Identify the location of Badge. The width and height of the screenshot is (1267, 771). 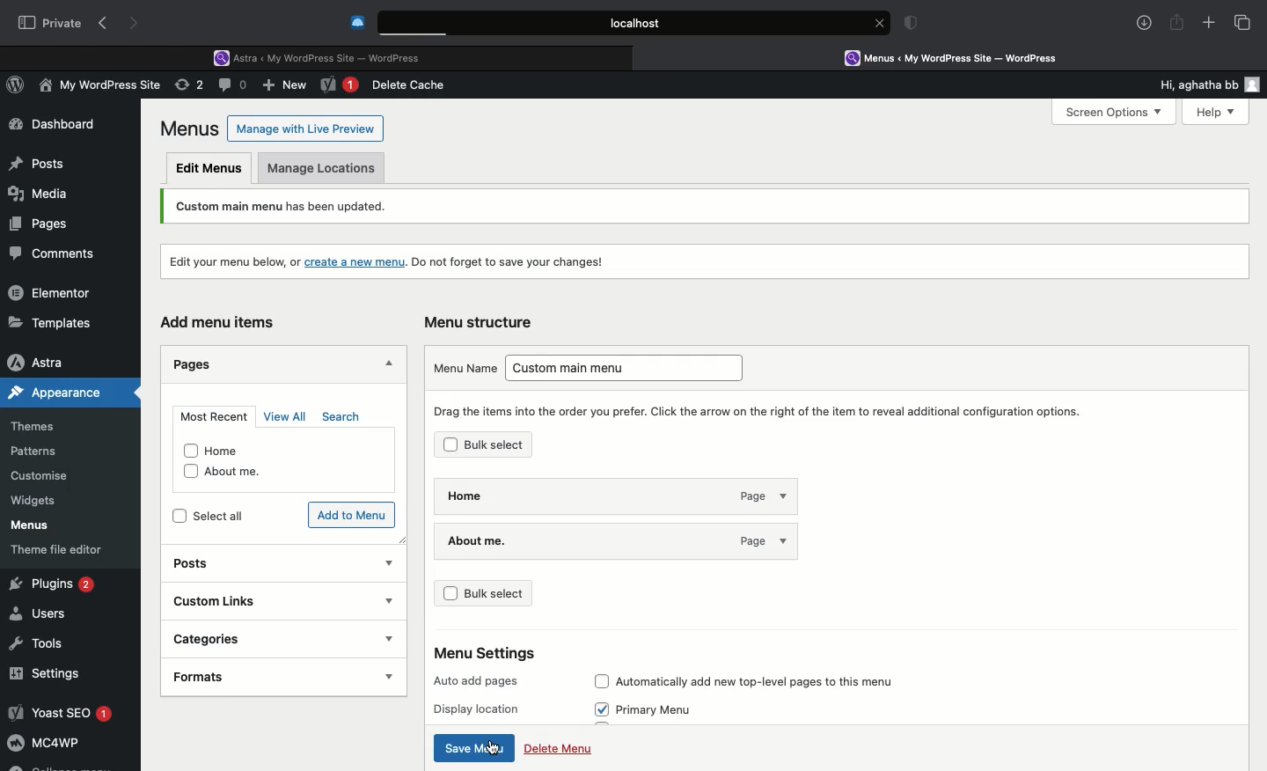
(914, 25).